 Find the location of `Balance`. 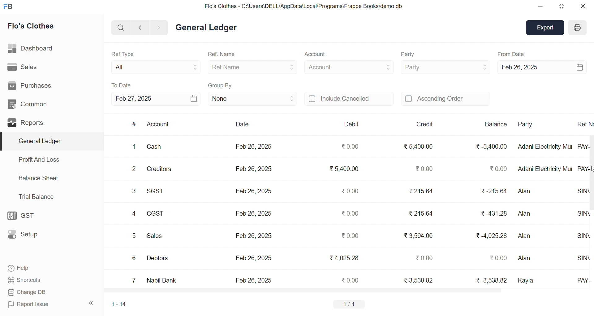

Balance is located at coordinates (496, 124).